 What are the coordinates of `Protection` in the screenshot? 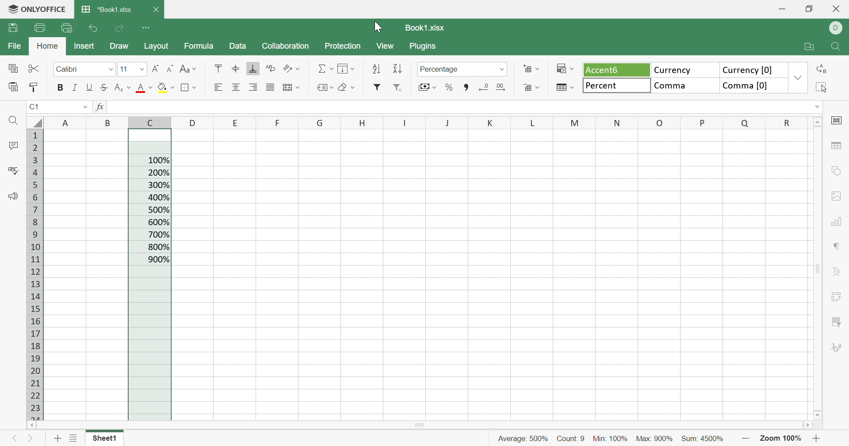 It's located at (344, 46).